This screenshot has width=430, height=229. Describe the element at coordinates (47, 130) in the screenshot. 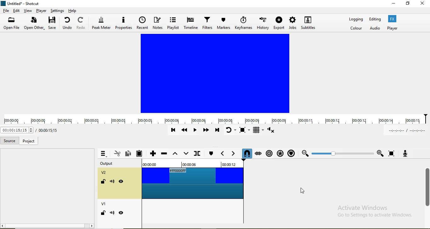

I see `Current position` at that location.